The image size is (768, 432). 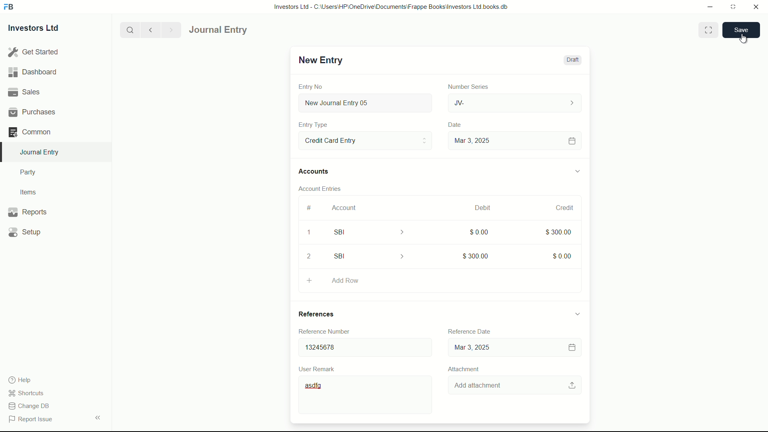 I want to click on References, so click(x=324, y=314).